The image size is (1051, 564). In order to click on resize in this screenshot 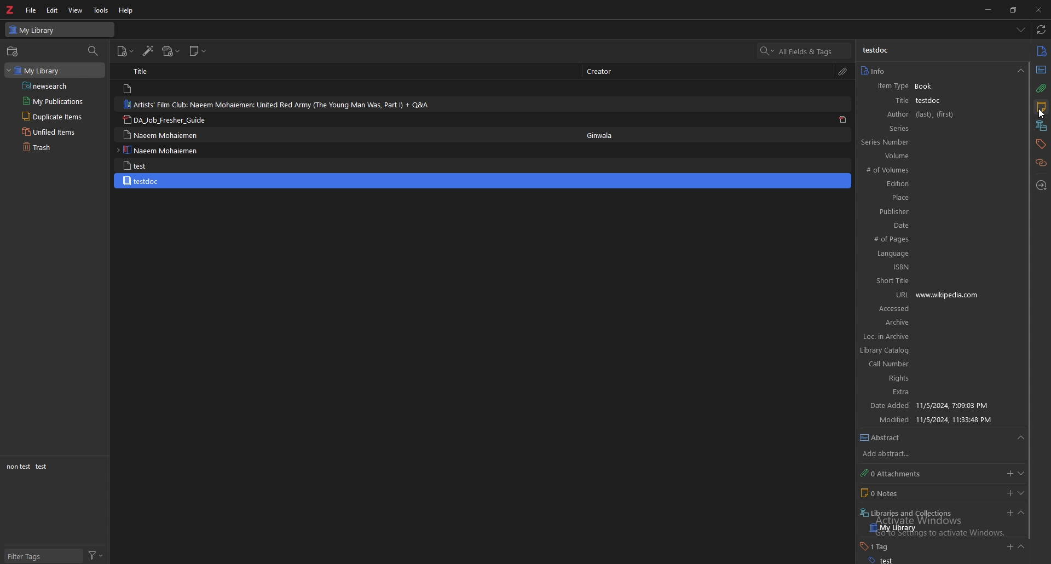, I will do `click(1013, 10)`.